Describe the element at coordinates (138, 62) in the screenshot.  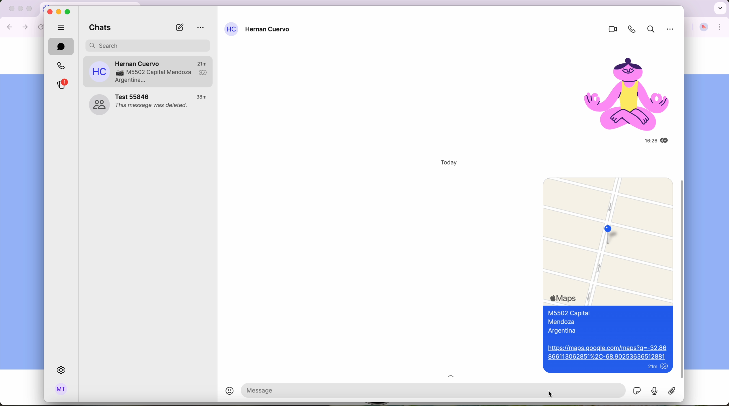
I see `Hernan Cuervo` at that location.